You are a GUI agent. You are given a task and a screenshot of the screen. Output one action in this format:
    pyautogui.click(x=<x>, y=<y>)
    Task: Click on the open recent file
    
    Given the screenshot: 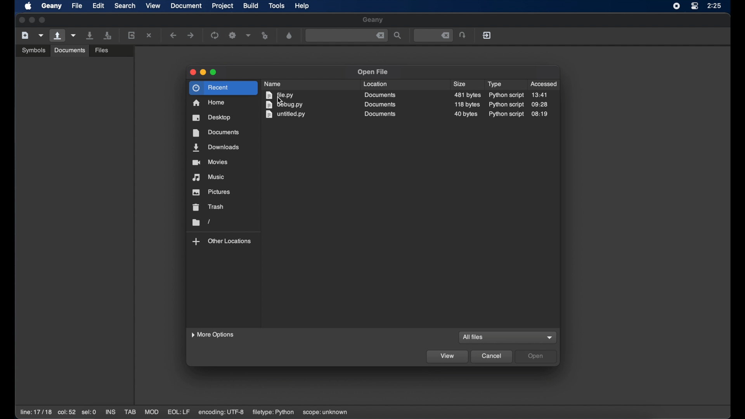 What is the action you would take?
    pyautogui.click(x=74, y=36)
    